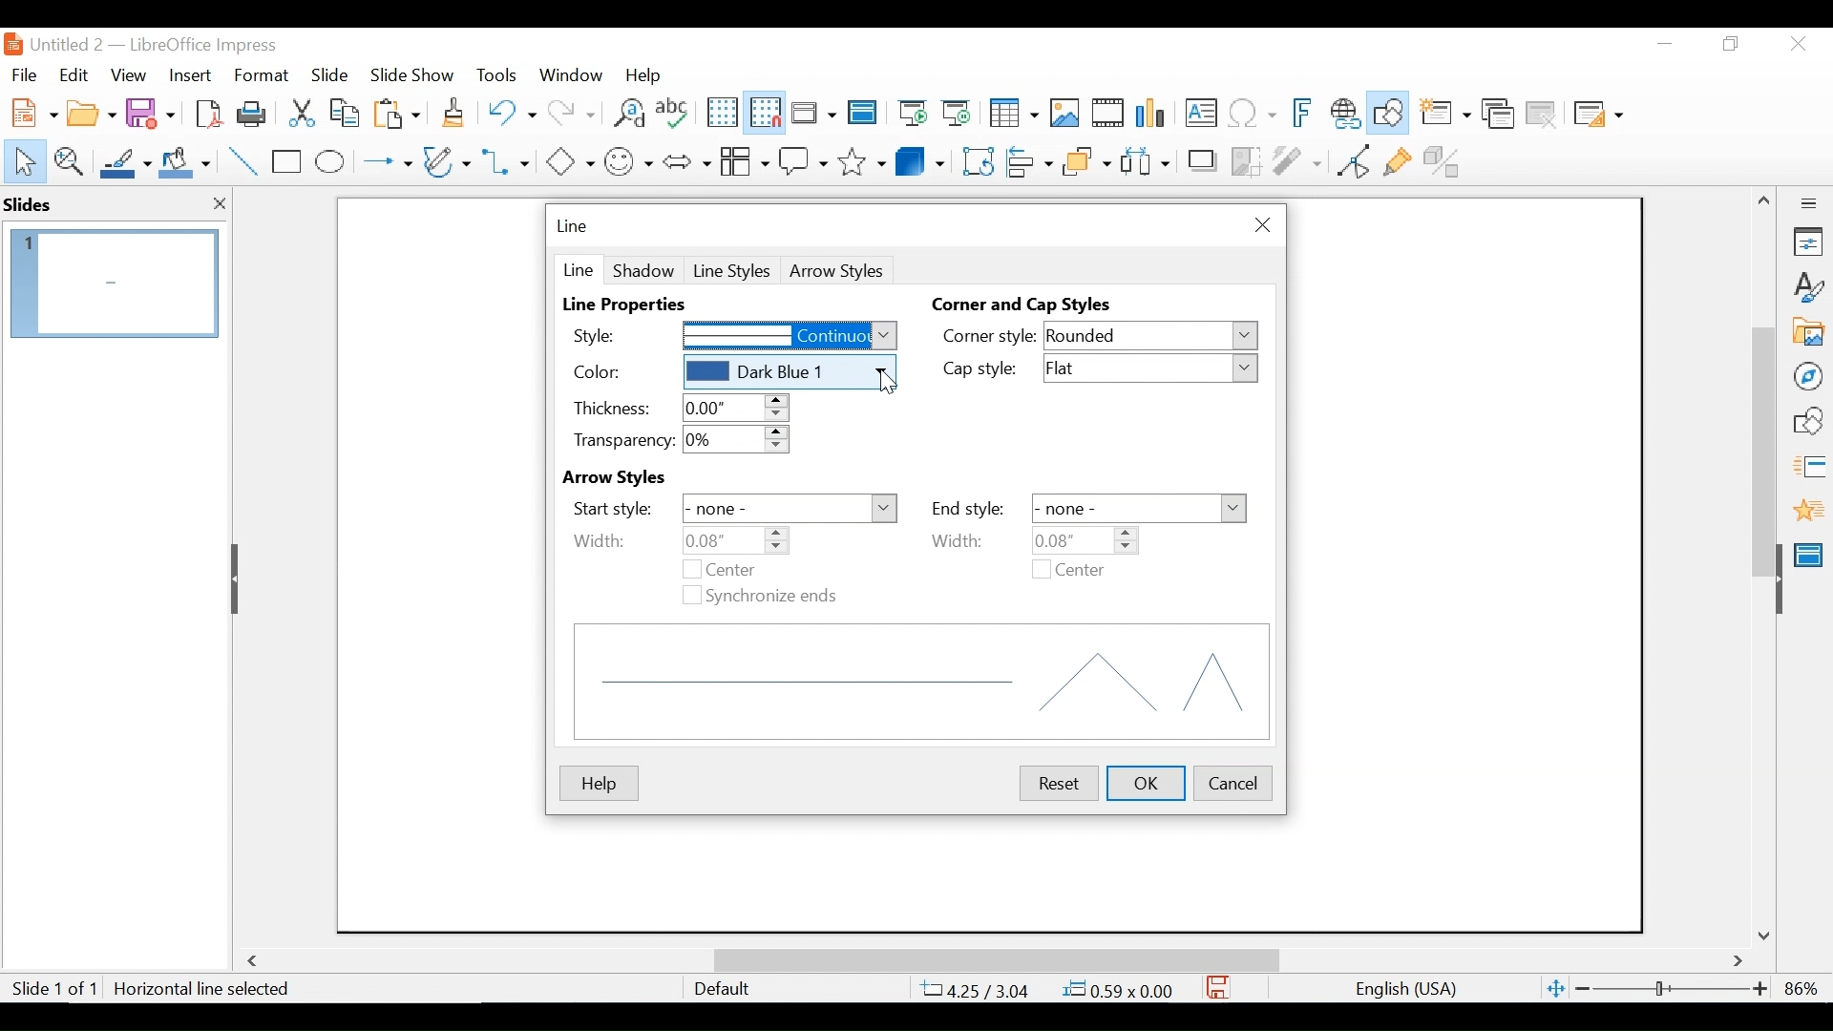 The image size is (1833, 1031). What do you see at coordinates (1246, 159) in the screenshot?
I see `Crop Image` at bounding box center [1246, 159].